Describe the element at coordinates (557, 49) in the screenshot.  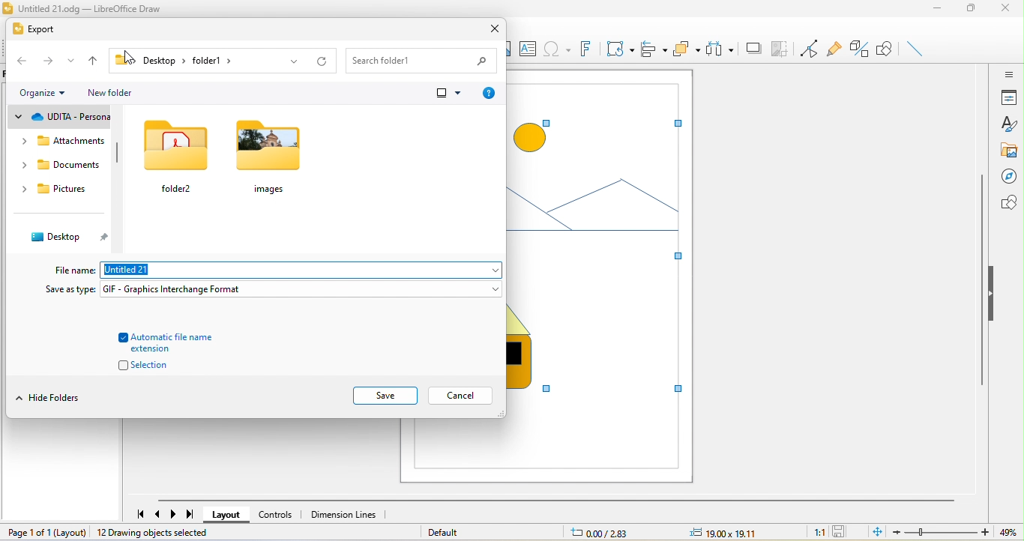
I see `special characters` at that location.